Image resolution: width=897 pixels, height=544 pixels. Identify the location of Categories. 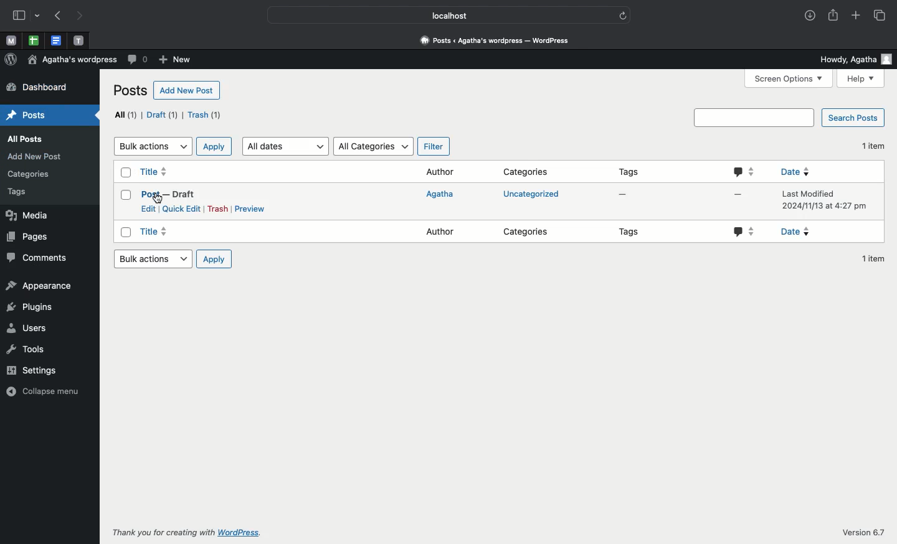
(526, 172).